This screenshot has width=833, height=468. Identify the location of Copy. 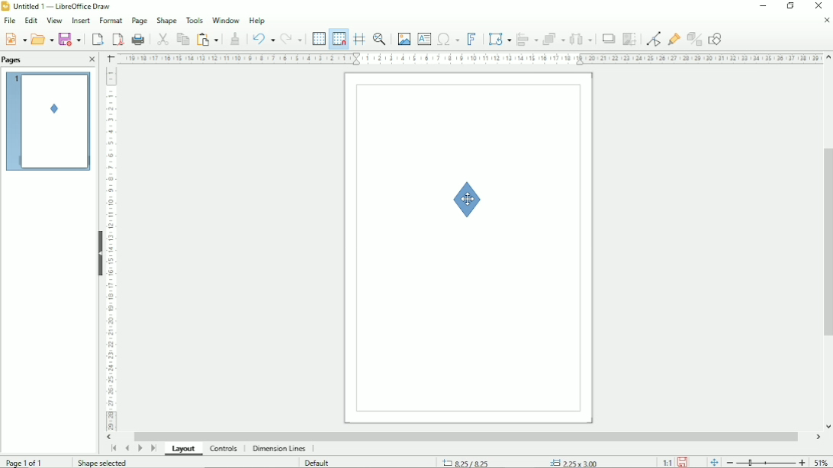
(182, 38).